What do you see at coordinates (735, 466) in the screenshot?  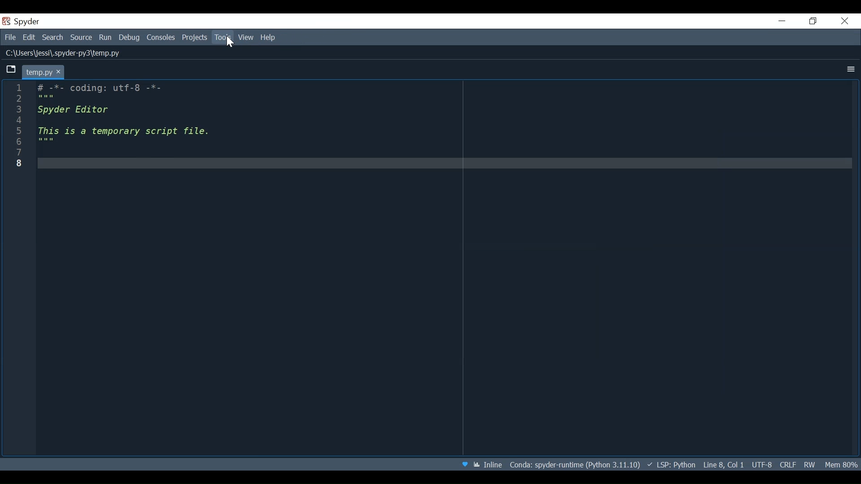 I see `Cursor Position` at bounding box center [735, 466].